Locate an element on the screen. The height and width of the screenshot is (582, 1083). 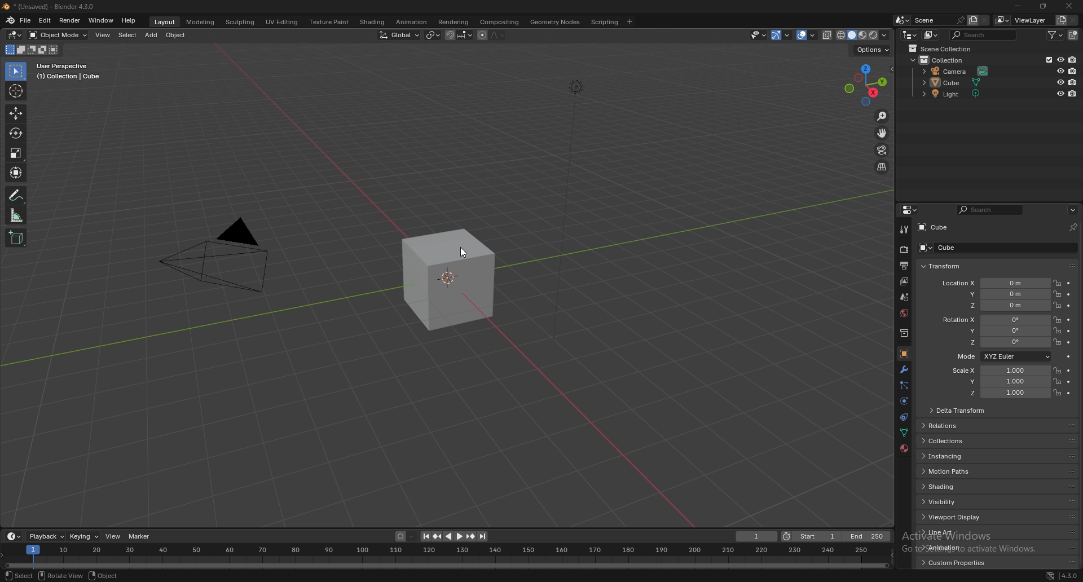
add is located at coordinates (151, 36).